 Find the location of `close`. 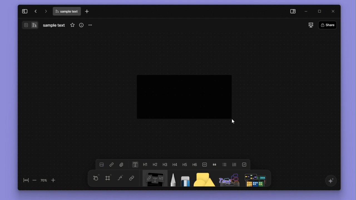

close is located at coordinates (332, 11).